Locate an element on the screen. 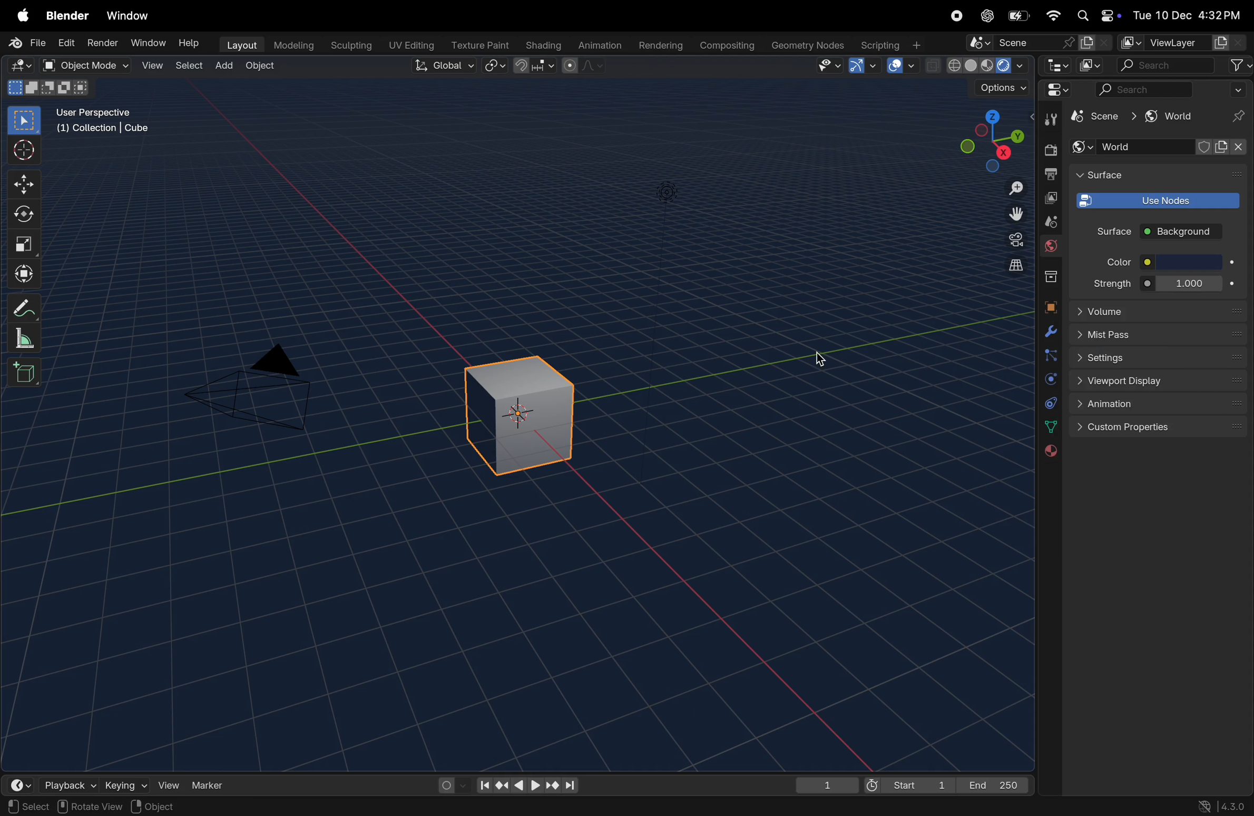  chatgpt is located at coordinates (988, 15).